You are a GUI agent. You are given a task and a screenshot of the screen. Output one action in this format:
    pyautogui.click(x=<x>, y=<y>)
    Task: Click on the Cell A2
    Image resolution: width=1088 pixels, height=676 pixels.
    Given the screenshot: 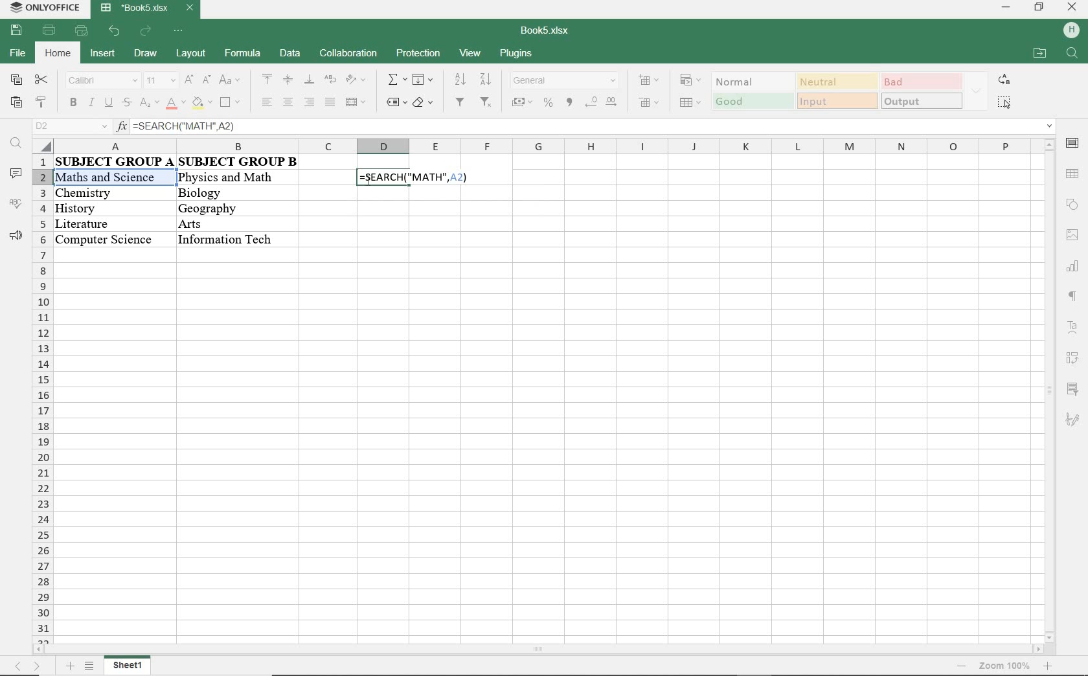 What is the action you would take?
    pyautogui.click(x=112, y=177)
    